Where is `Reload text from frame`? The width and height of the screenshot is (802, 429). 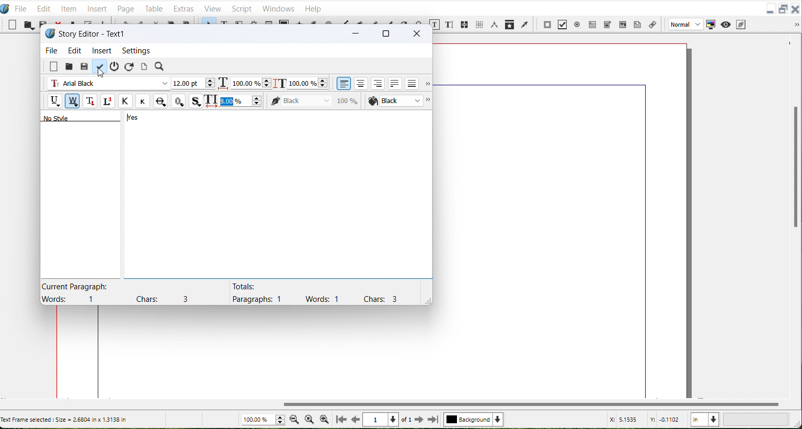
Reload text from frame is located at coordinates (129, 66).